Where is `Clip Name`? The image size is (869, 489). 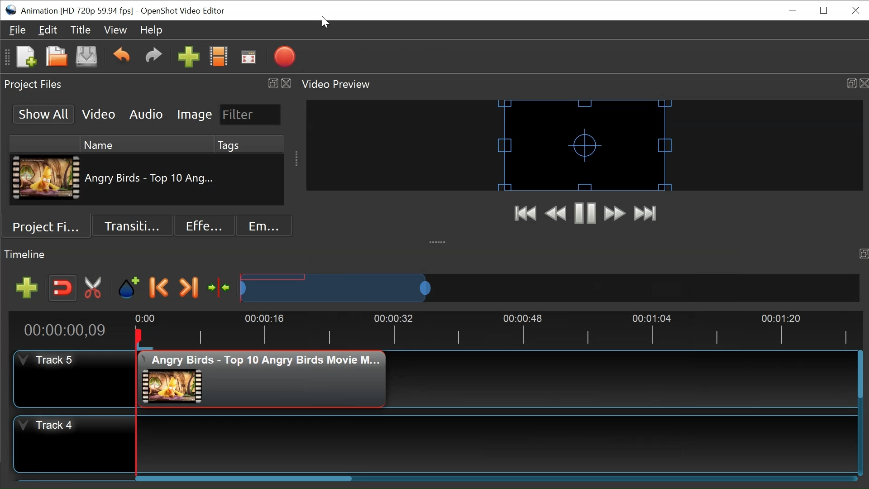 Clip Name is located at coordinates (151, 179).